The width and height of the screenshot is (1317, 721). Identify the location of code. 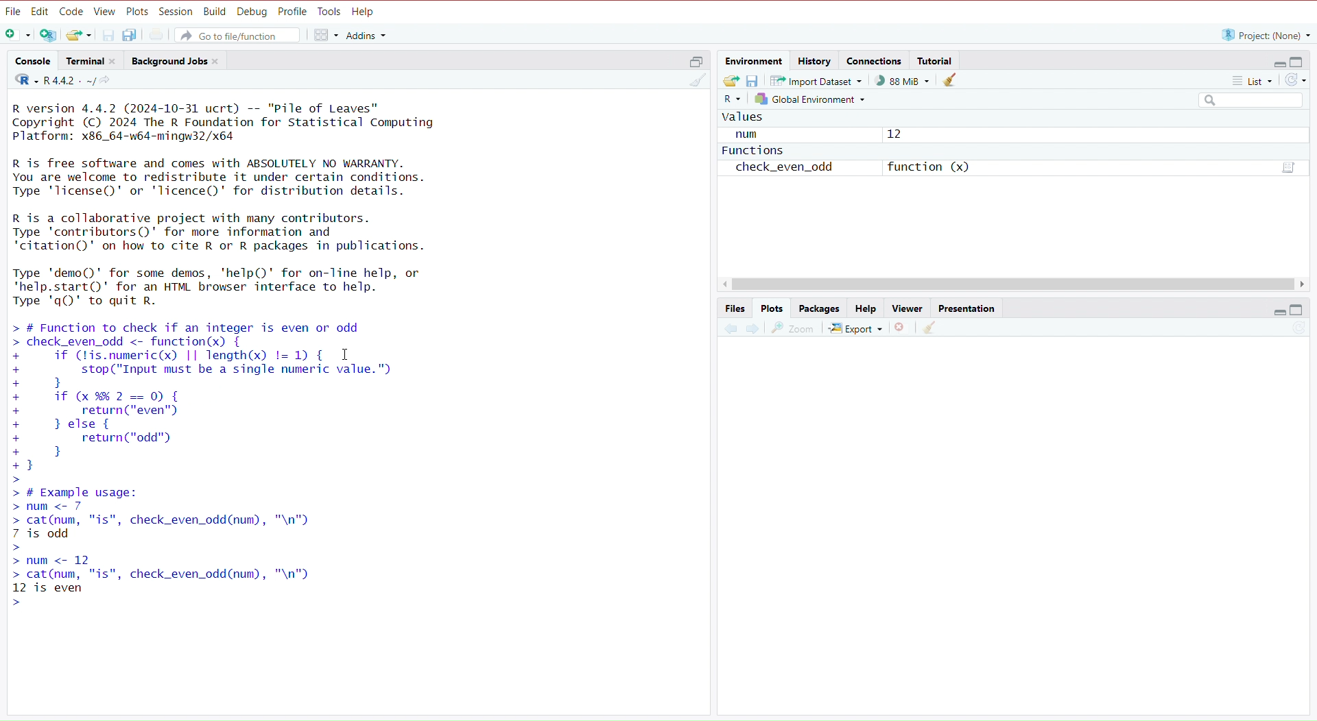
(71, 12).